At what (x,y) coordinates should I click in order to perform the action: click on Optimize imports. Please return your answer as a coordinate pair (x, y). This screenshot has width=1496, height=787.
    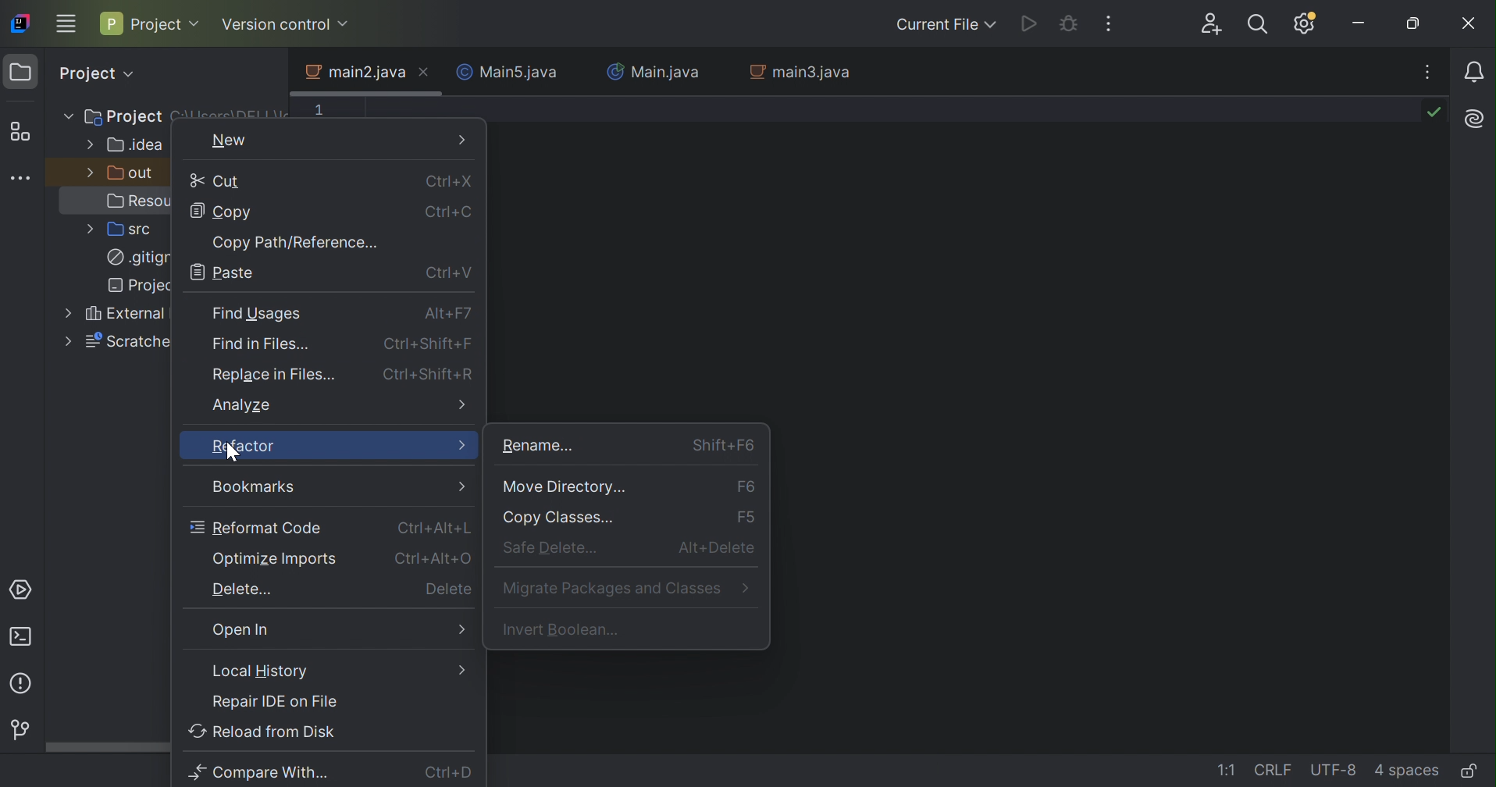
    Looking at the image, I should click on (276, 559).